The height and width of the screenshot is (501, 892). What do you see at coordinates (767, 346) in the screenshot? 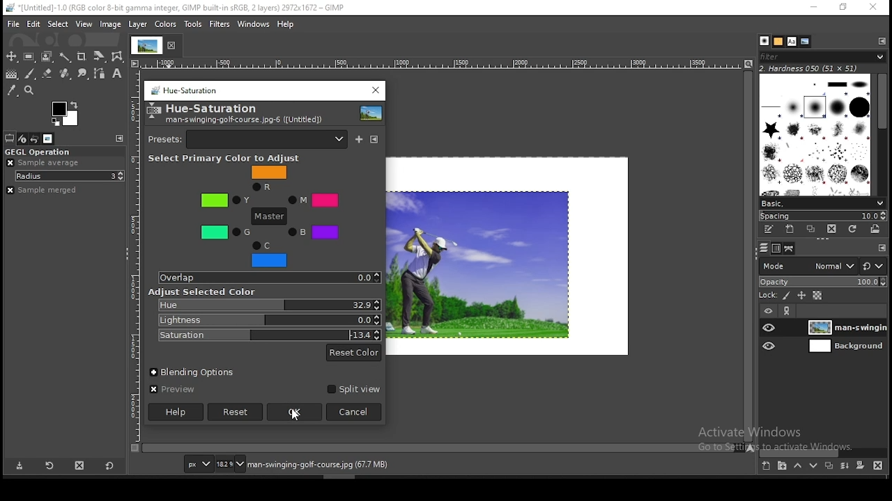
I see `layer visibility on/off` at bounding box center [767, 346].